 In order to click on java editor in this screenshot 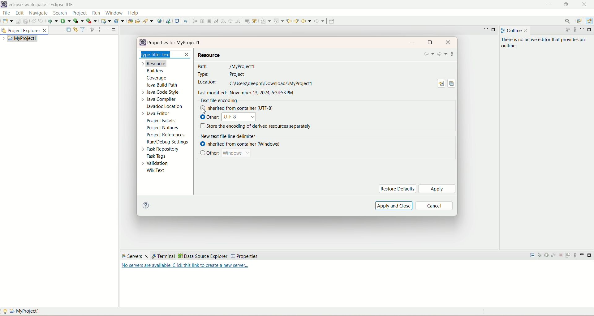, I will do `click(154, 114)`.